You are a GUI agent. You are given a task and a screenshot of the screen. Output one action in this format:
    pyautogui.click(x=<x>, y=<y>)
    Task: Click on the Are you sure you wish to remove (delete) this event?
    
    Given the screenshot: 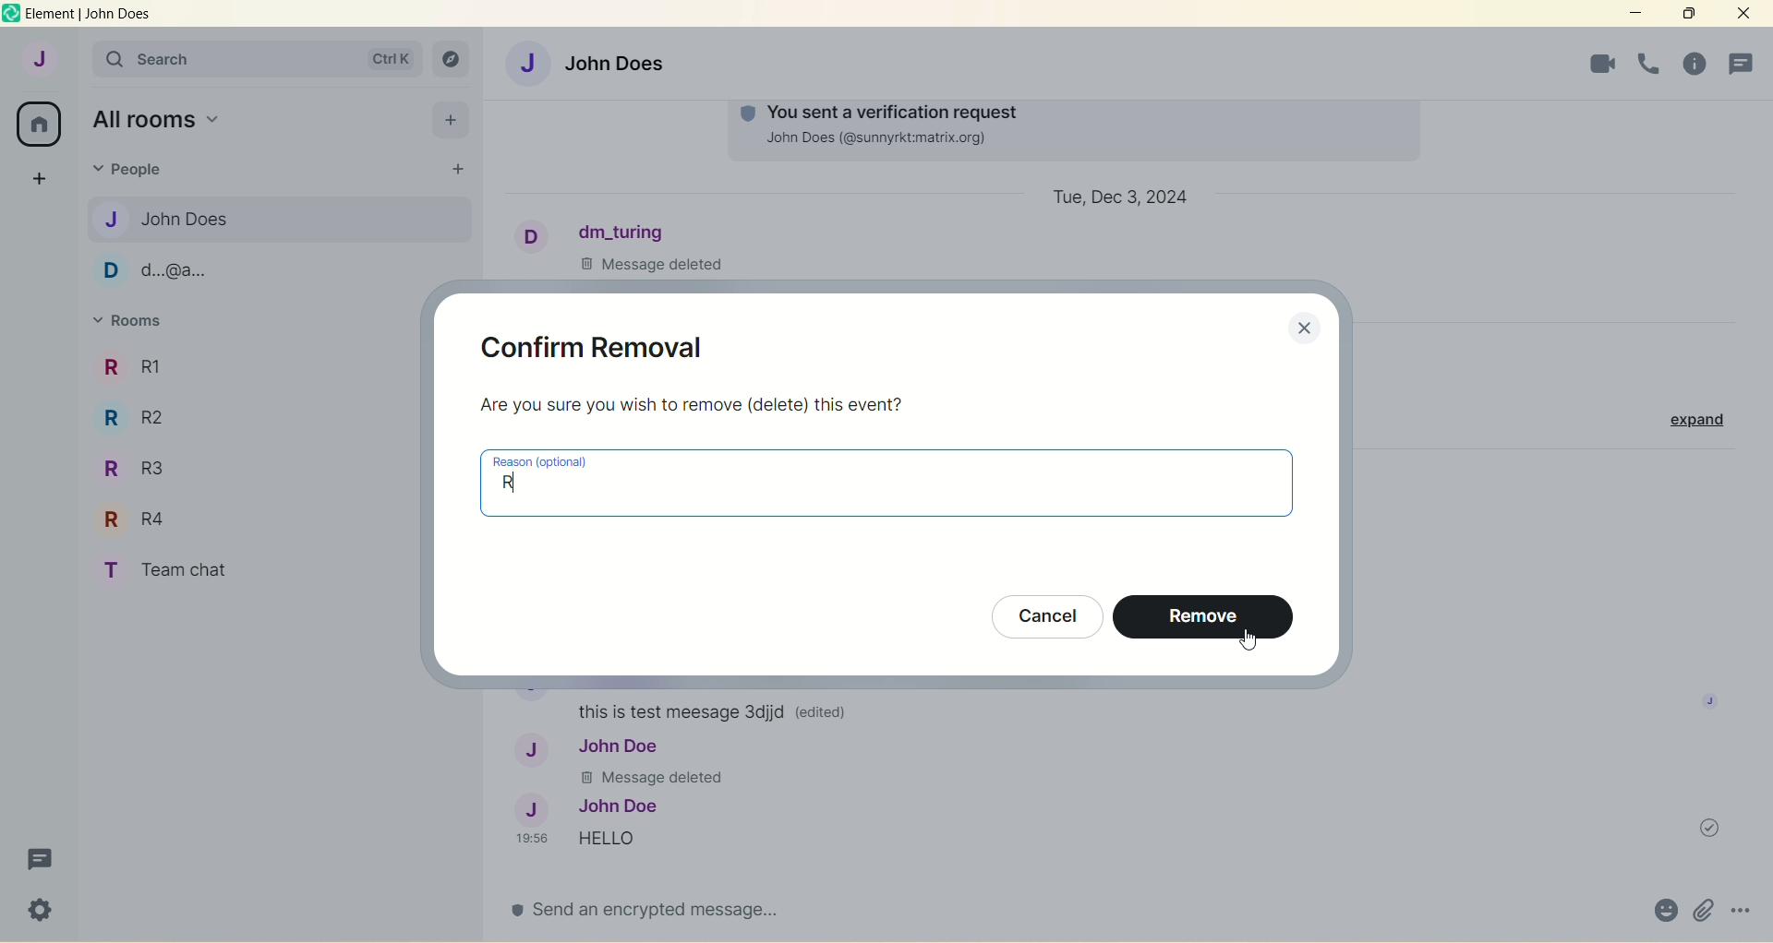 What is the action you would take?
    pyautogui.click(x=703, y=405)
    